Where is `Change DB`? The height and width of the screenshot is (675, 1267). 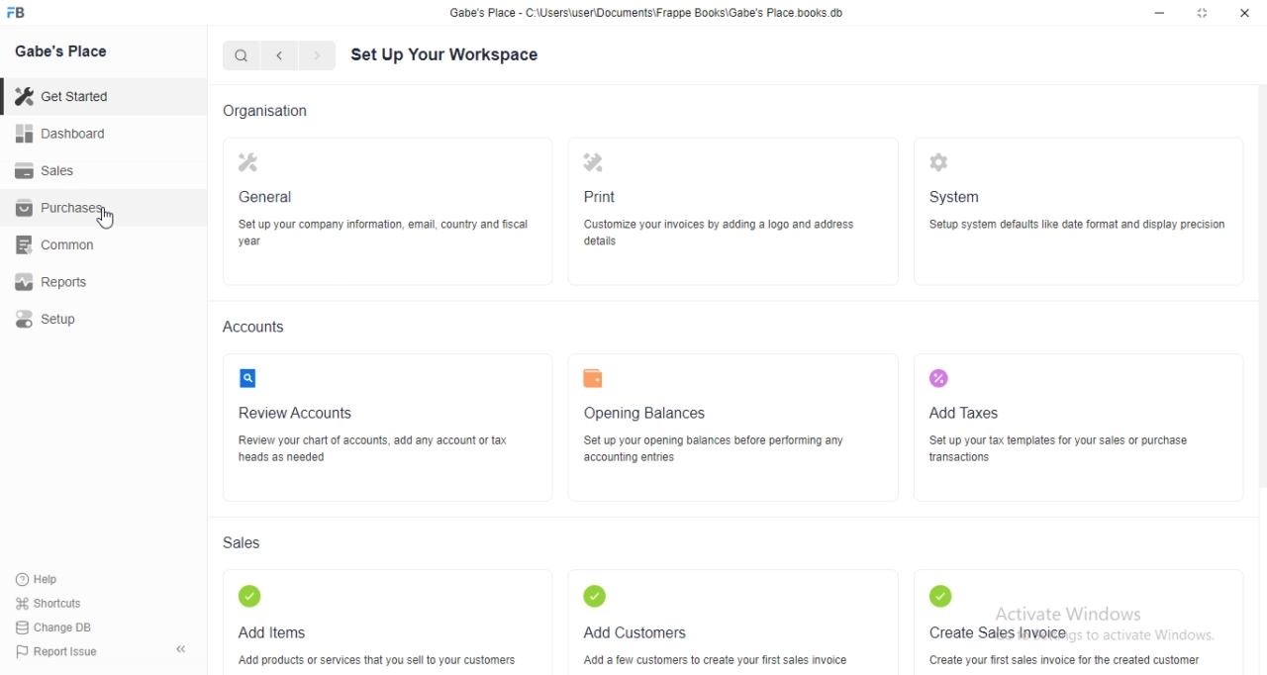
Change DB is located at coordinates (53, 627).